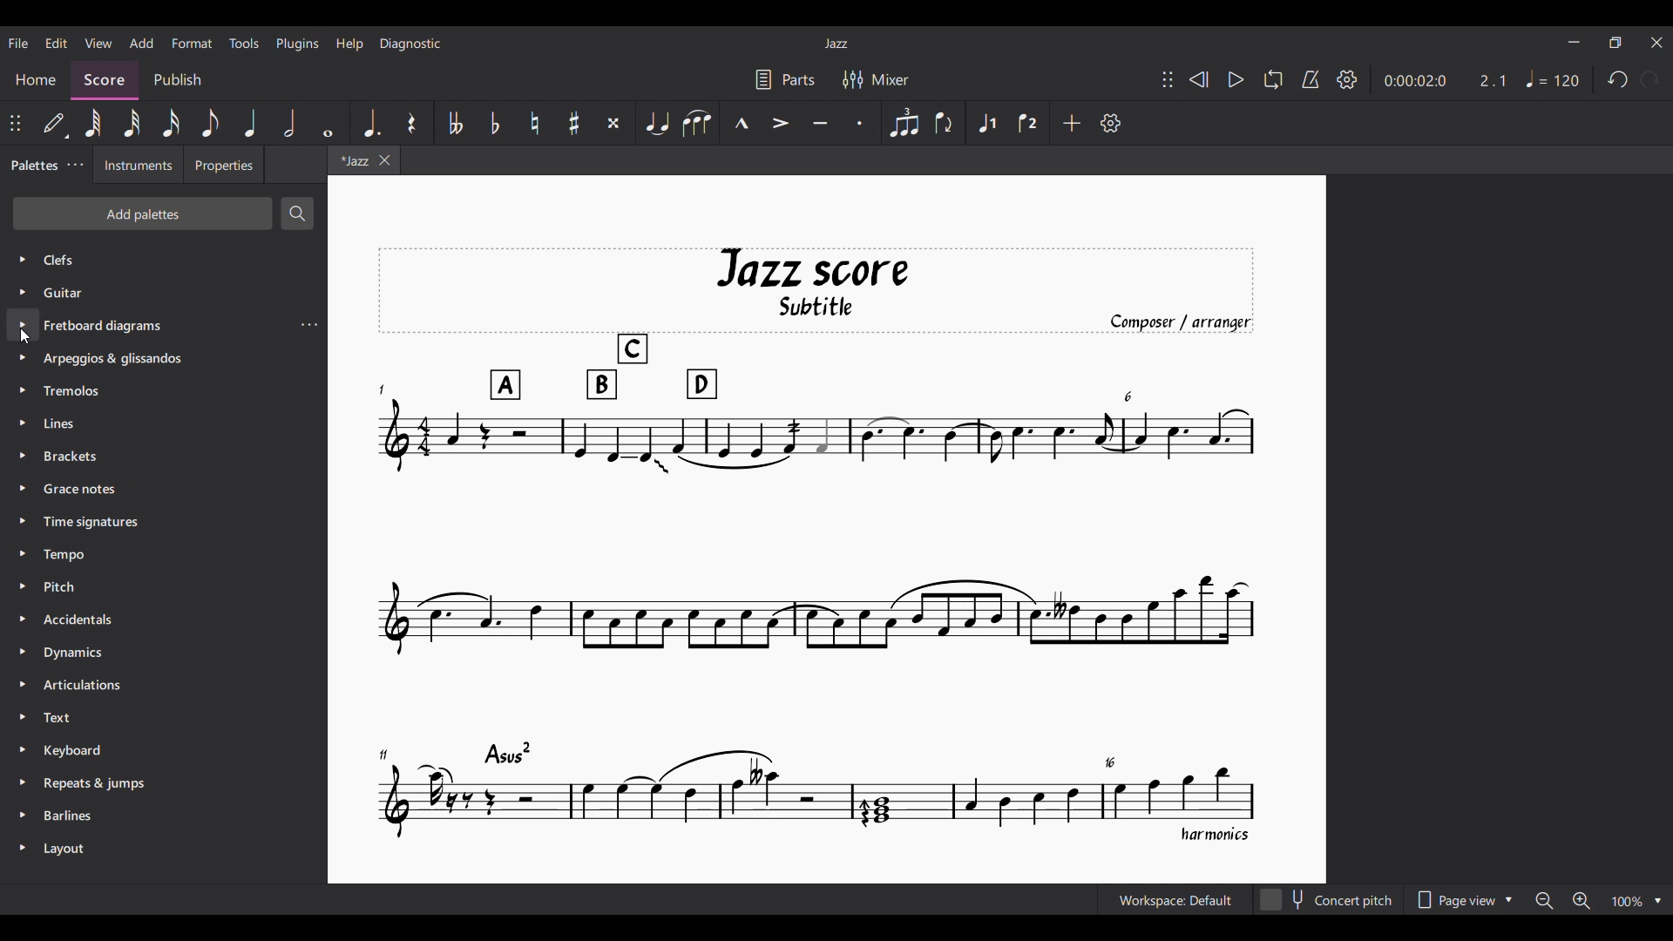 The image size is (1673, 941). Describe the element at coordinates (87, 687) in the screenshot. I see `Articulations` at that location.